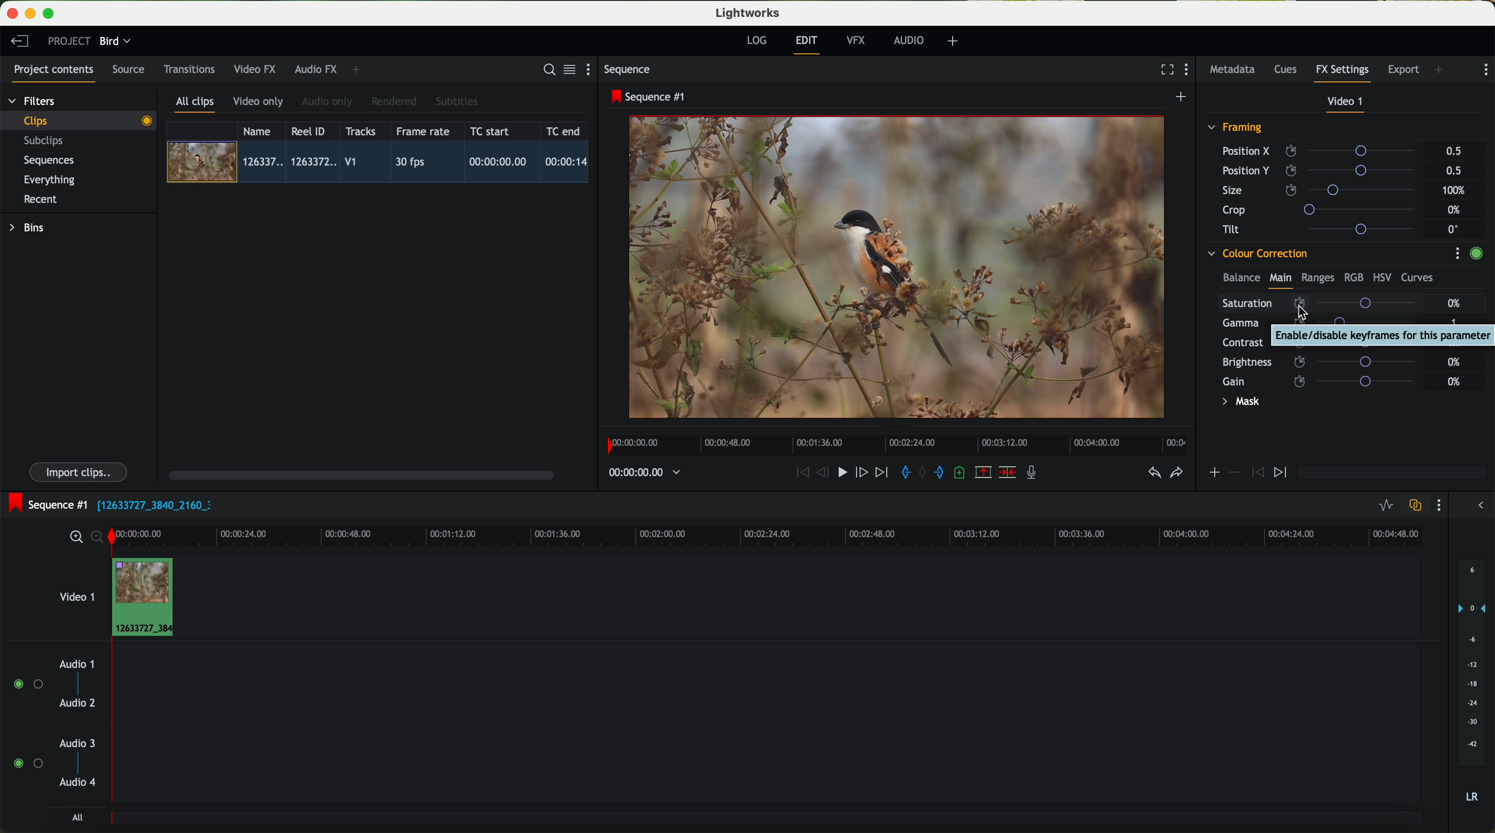 This screenshot has width=1495, height=833. I want to click on gamma, so click(1324, 322).